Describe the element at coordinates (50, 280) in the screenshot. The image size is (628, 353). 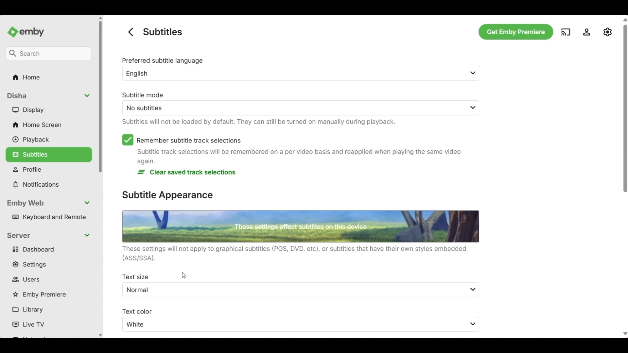
I see `Users` at that location.